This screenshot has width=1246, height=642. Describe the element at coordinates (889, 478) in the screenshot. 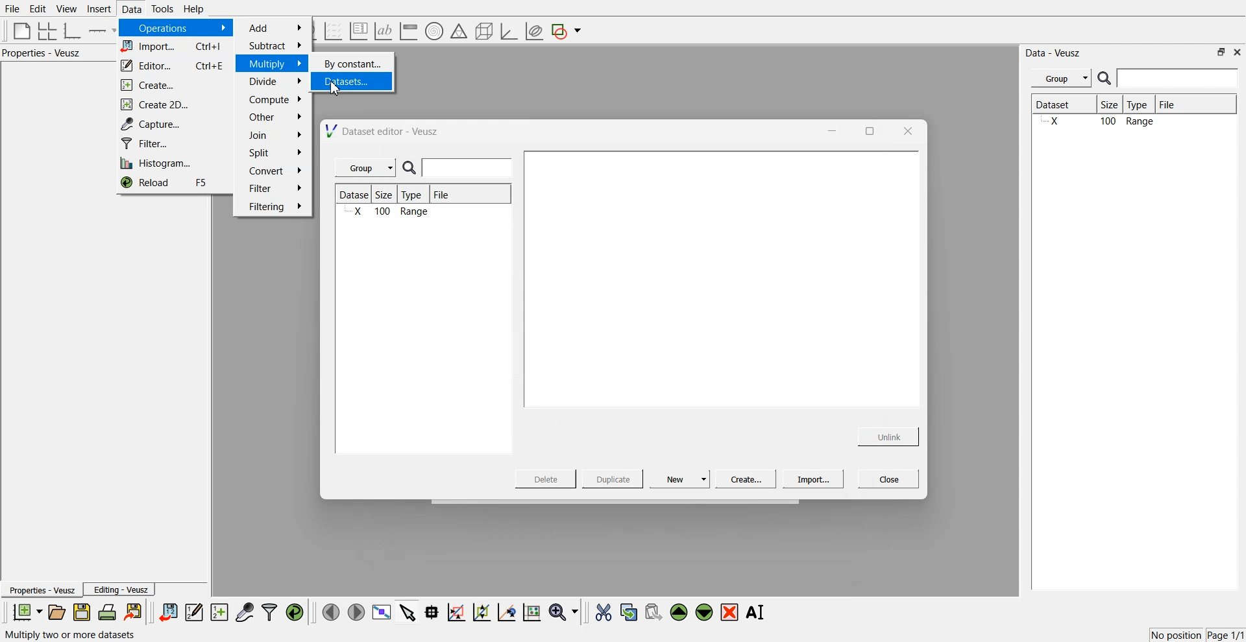

I see `Close` at that location.